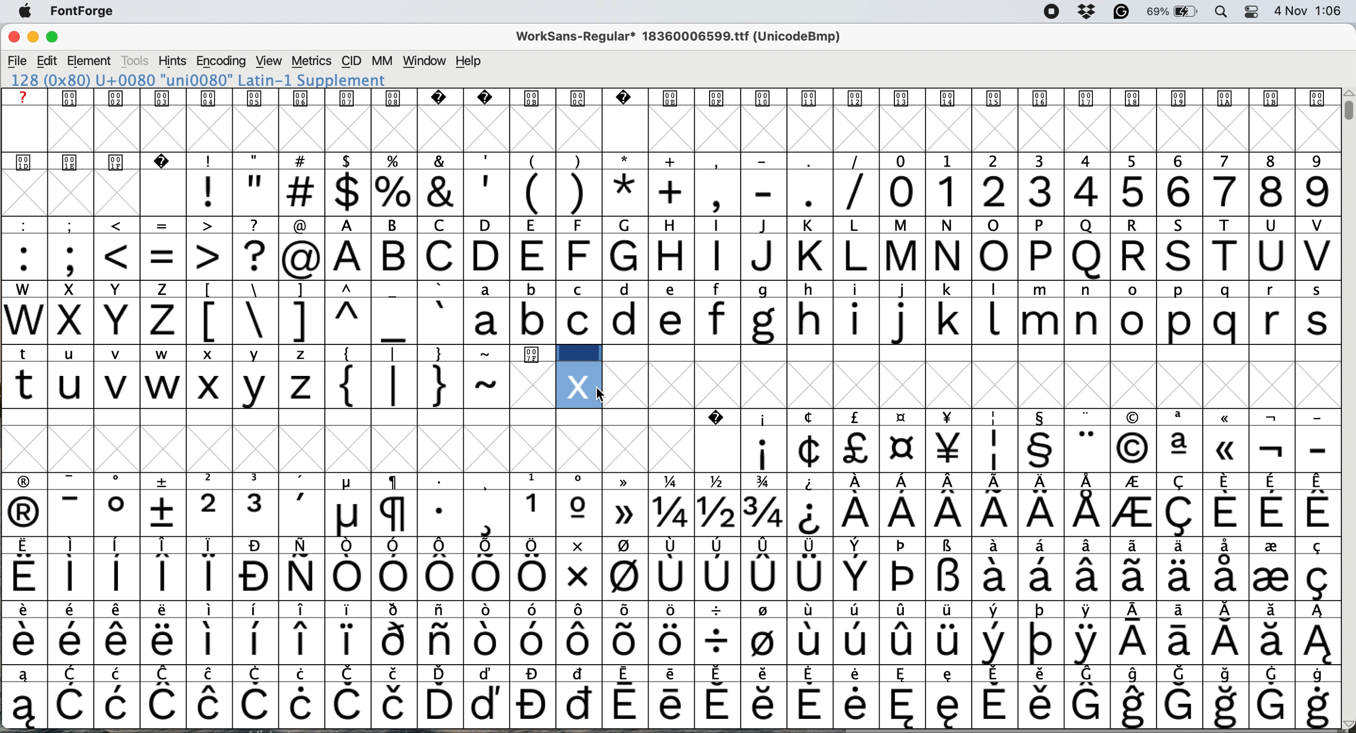 Image resolution: width=1356 pixels, height=733 pixels. What do you see at coordinates (668, 481) in the screenshot?
I see `special characters` at bounding box center [668, 481].